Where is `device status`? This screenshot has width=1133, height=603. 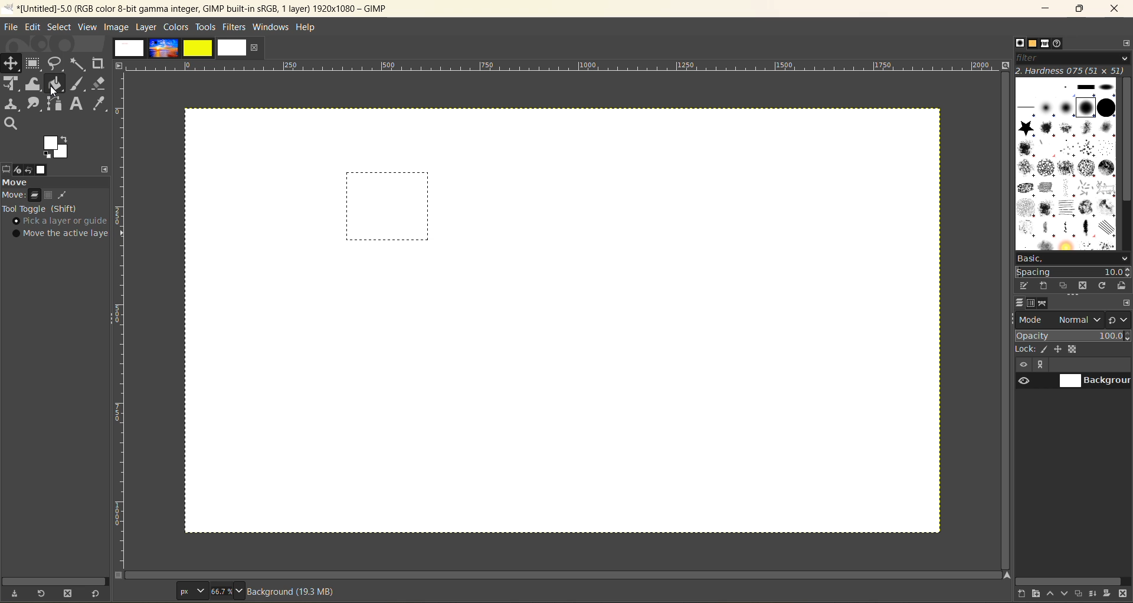
device status is located at coordinates (14, 170).